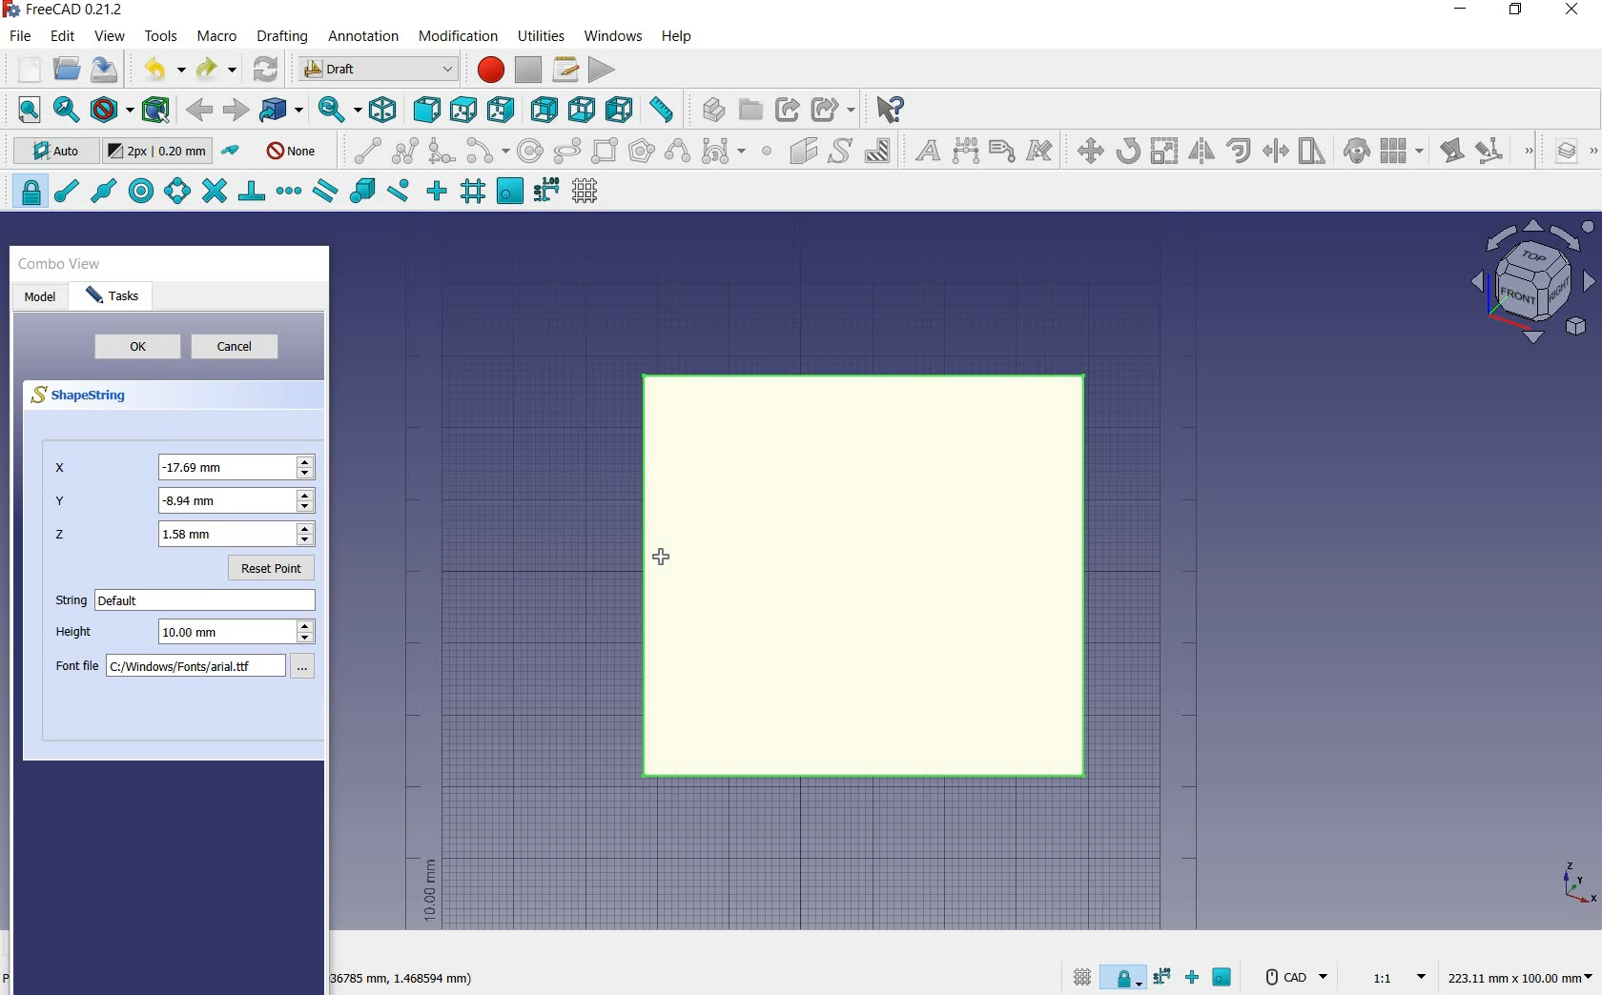 The width and height of the screenshot is (1602, 995). Describe the element at coordinates (102, 190) in the screenshot. I see `snap midpoint` at that location.